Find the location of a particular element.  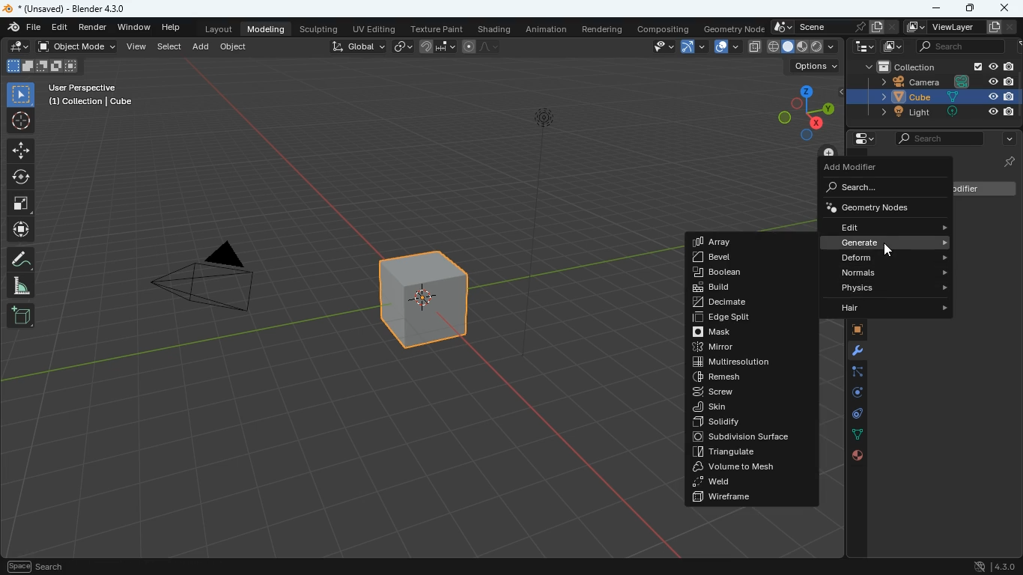

draw is located at coordinates (22, 258).